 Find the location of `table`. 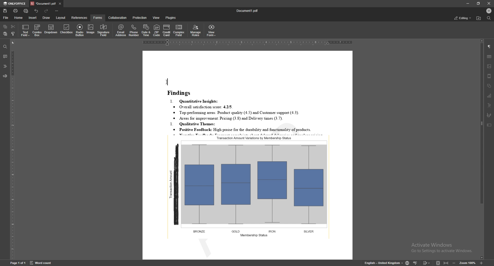

table is located at coordinates (489, 56).